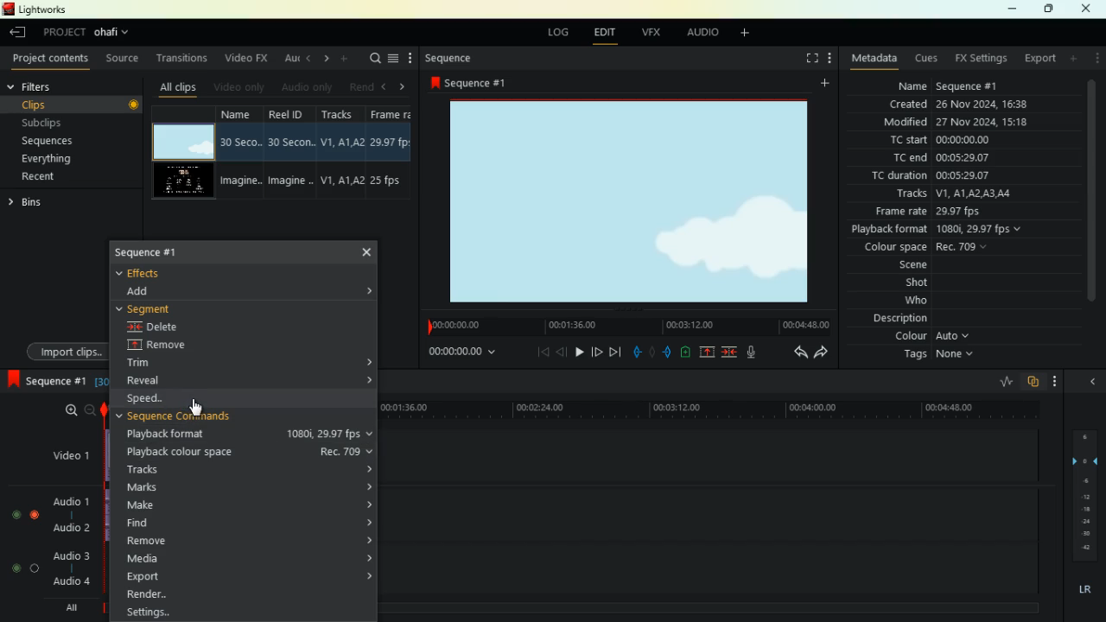 This screenshot has height=622, width=1106. Describe the element at coordinates (40, 202) in the screenshot. I see `bins` at that location.